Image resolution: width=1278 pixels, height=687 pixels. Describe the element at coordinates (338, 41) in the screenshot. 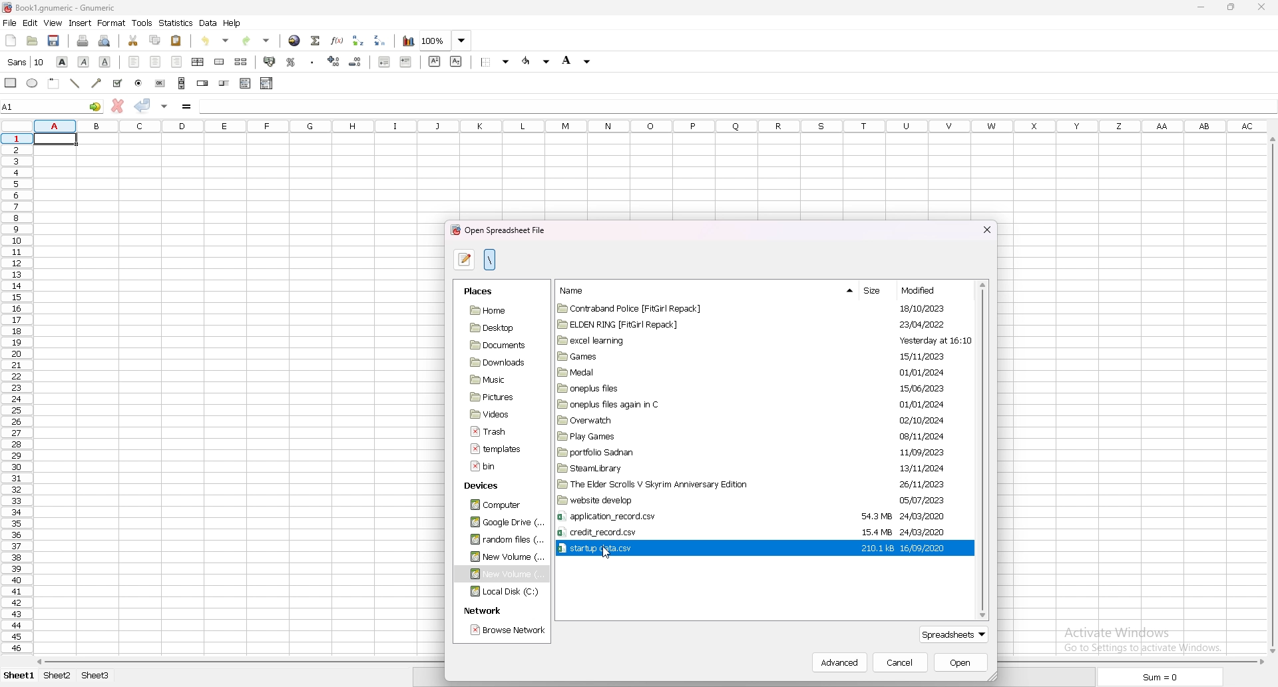

I see `function` at that location.